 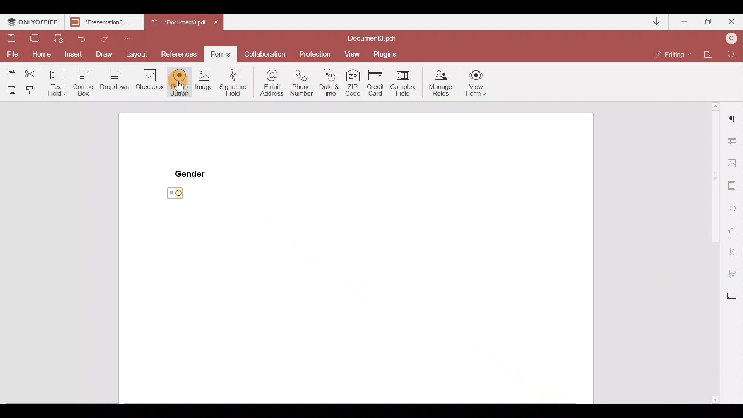 What do you see at coordinates (733, 187) in the screenshot?
I see `Headers & footers settings` at bounding box center [733, 187].